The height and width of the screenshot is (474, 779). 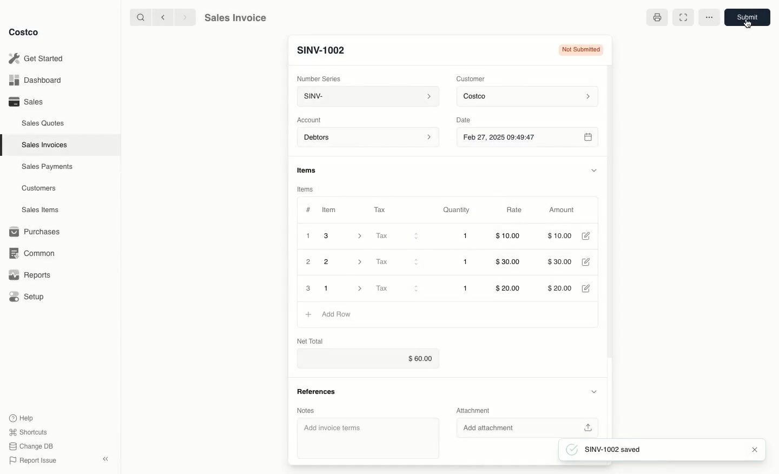 I want to click on 1, so click(x=308, y=236).